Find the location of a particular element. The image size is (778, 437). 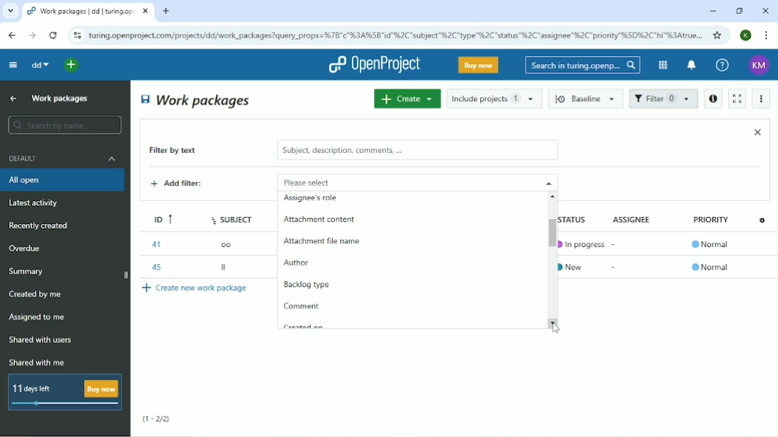

Collapse project menu is located at coordinates (12, 64).